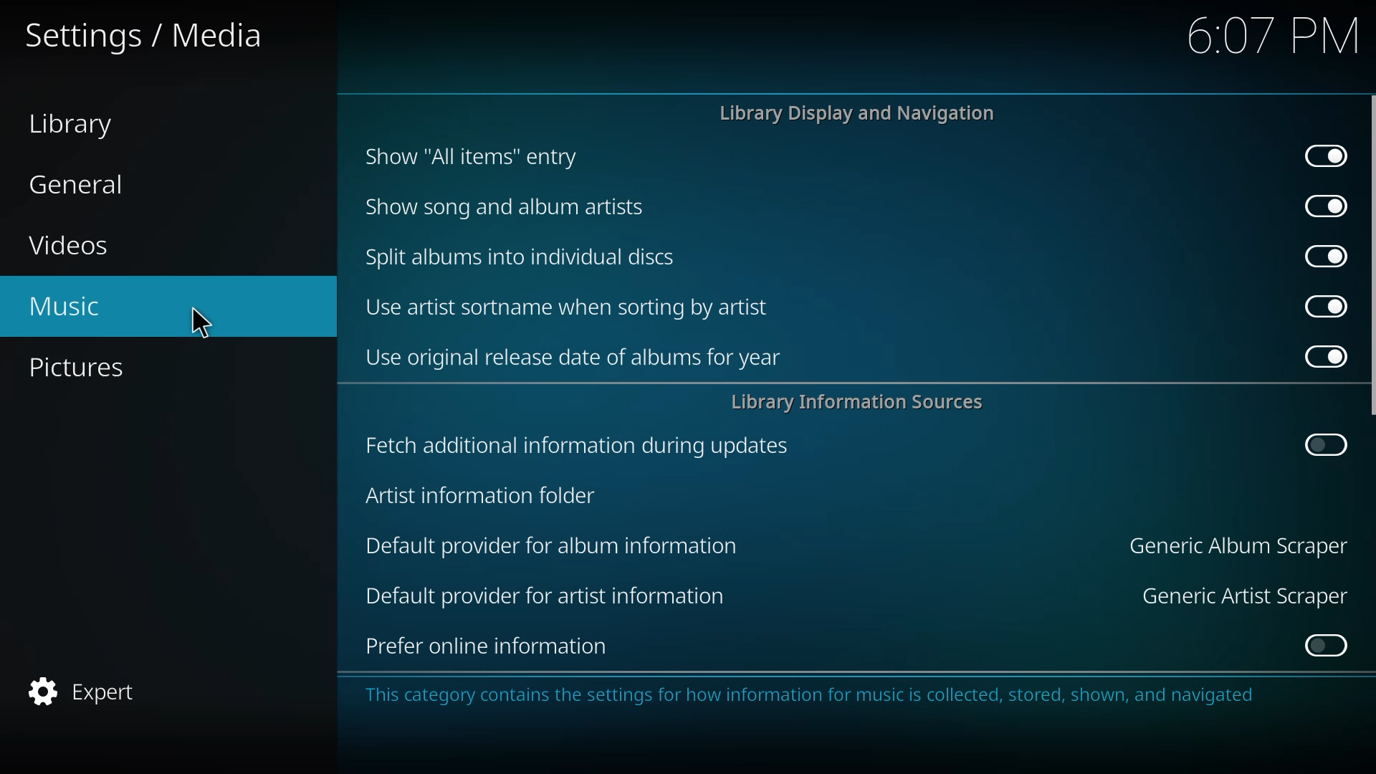  Describe the element at coordinates (1322, 306) in the screenshot. I see `enabled` at that location.